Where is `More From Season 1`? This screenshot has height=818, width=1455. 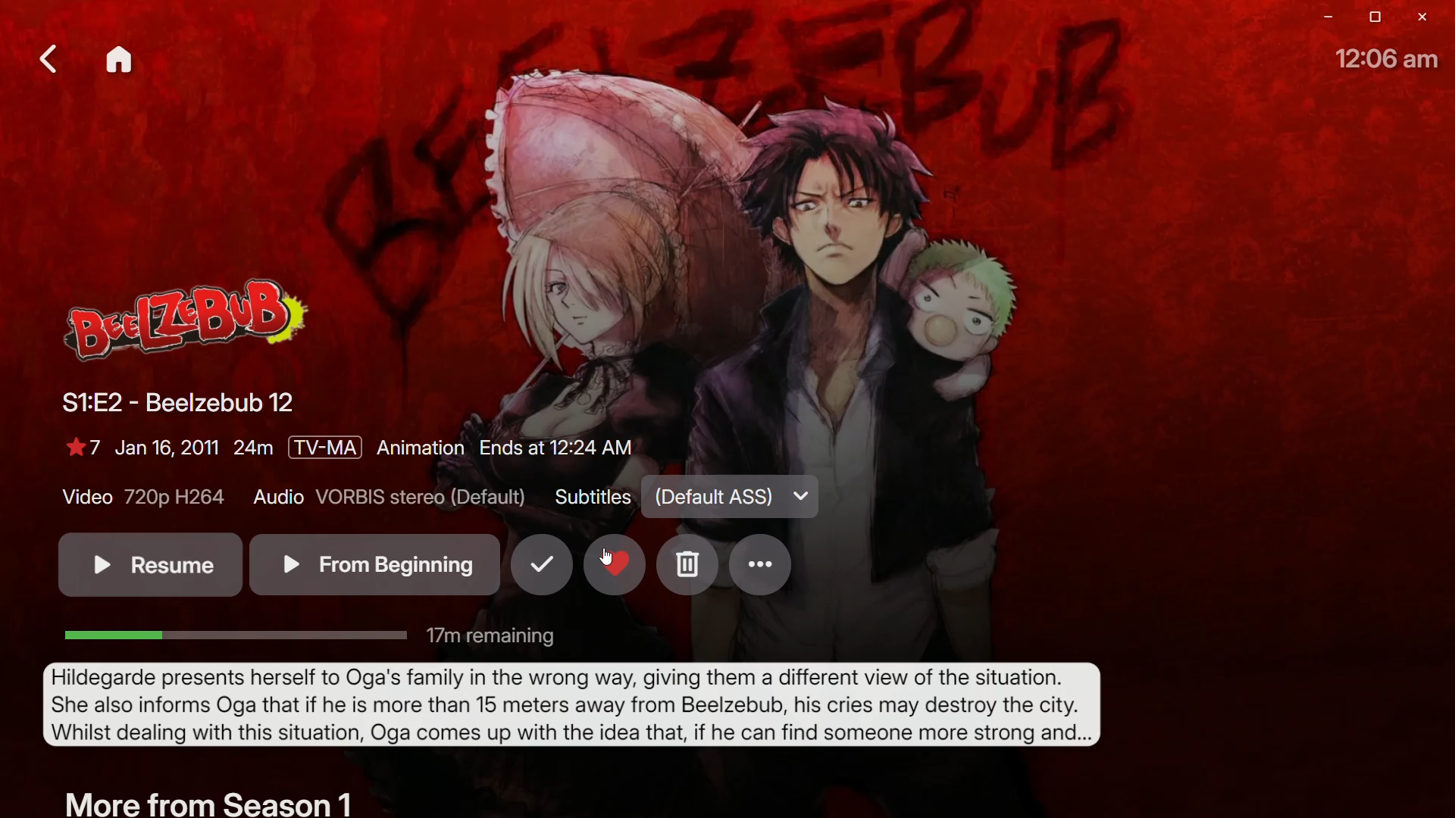
More From Season 1 is located at coordinates (208, 800).